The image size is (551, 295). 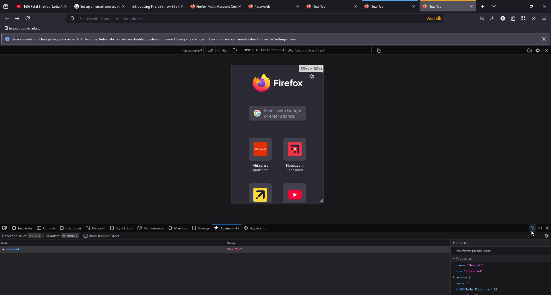 I want to click on more, so click(x=540, y=228).